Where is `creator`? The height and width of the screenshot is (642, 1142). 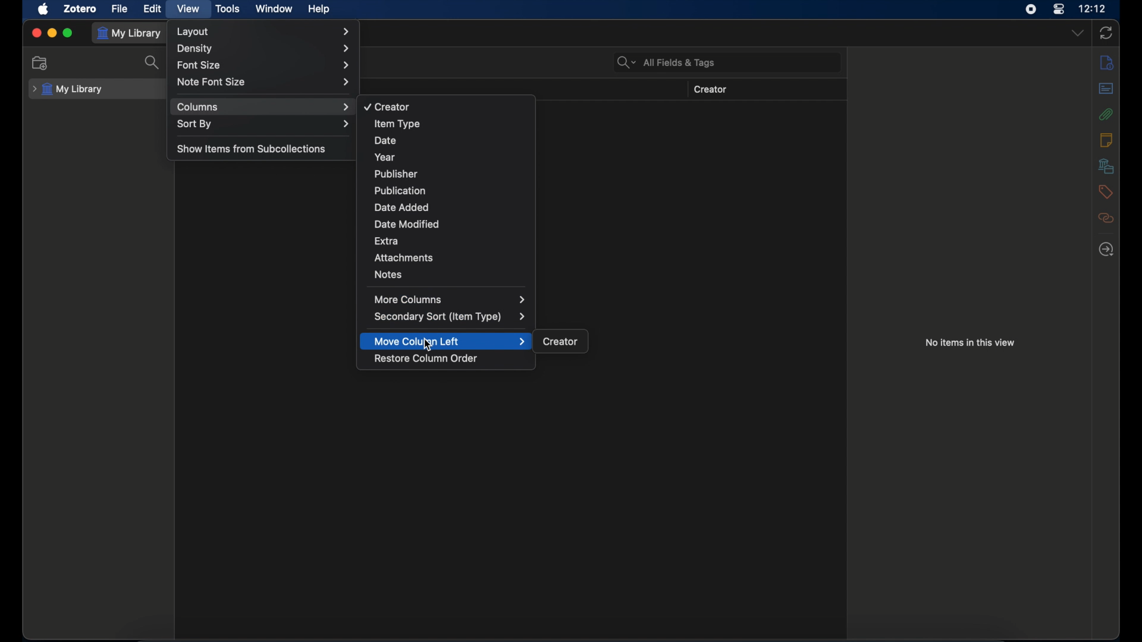 creator is located at coordinates (711, 90).